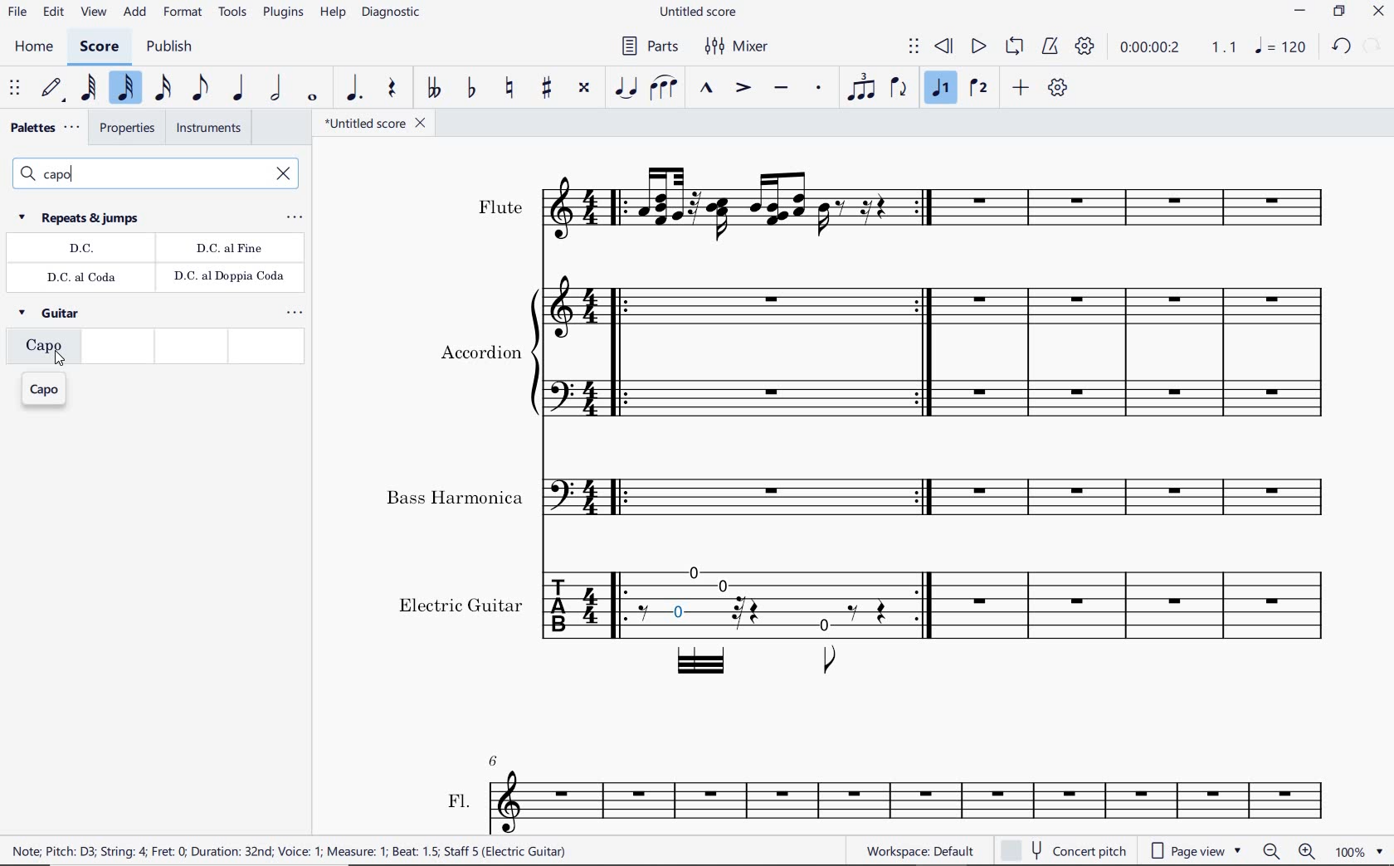 The image size is (1394, 866). What do you see at coordinates (549, 88) in the screenshot?
I see `toggle sharp` at bounding box center [549, 88].